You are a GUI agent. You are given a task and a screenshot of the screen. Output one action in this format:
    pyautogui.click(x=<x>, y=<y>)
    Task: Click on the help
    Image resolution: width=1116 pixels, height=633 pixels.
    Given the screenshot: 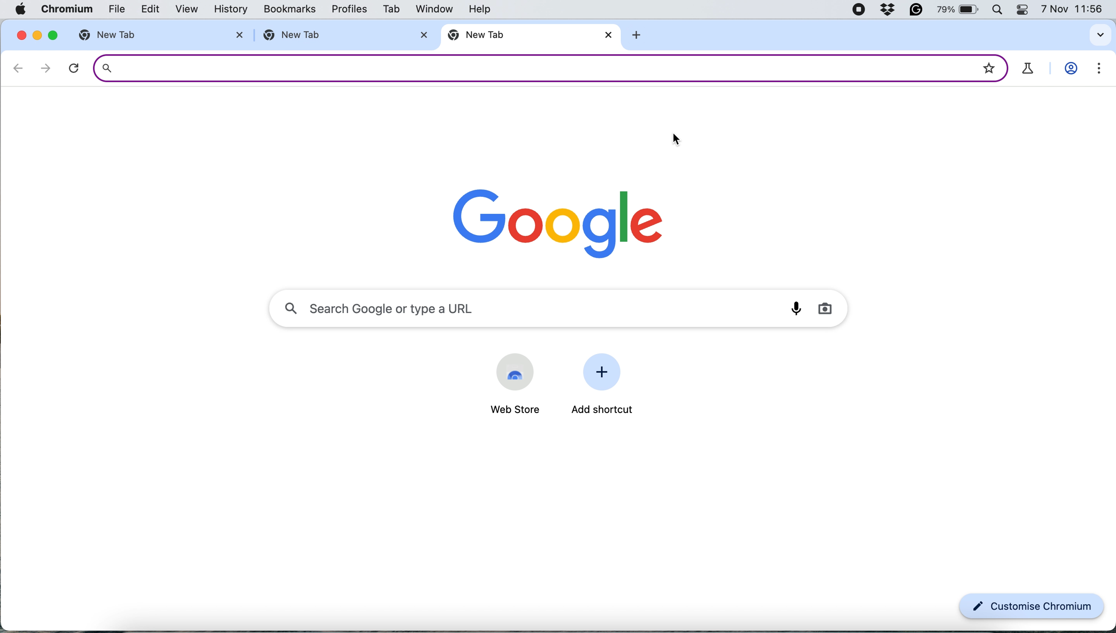 What is the action you would take?
    pyautogui.click(x=483, y=8)
    